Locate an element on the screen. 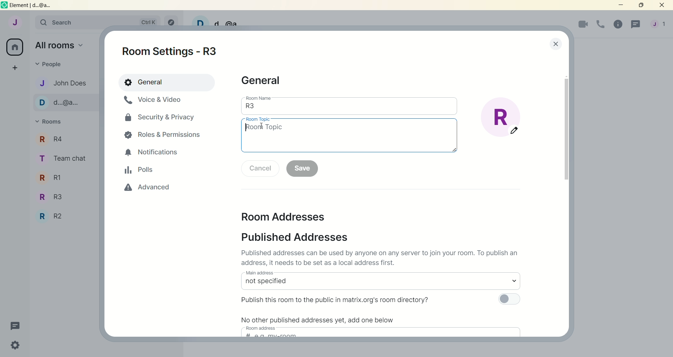  notifications is located at coordinates (152, 154).